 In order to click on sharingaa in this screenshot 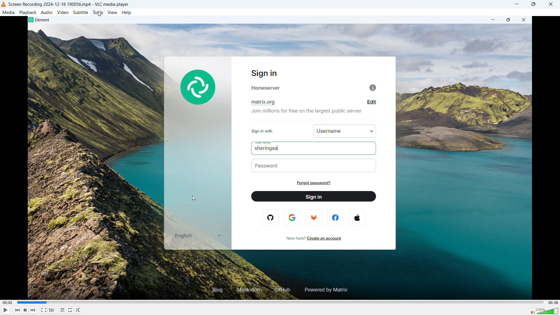, I will do `click(315, 150)`.